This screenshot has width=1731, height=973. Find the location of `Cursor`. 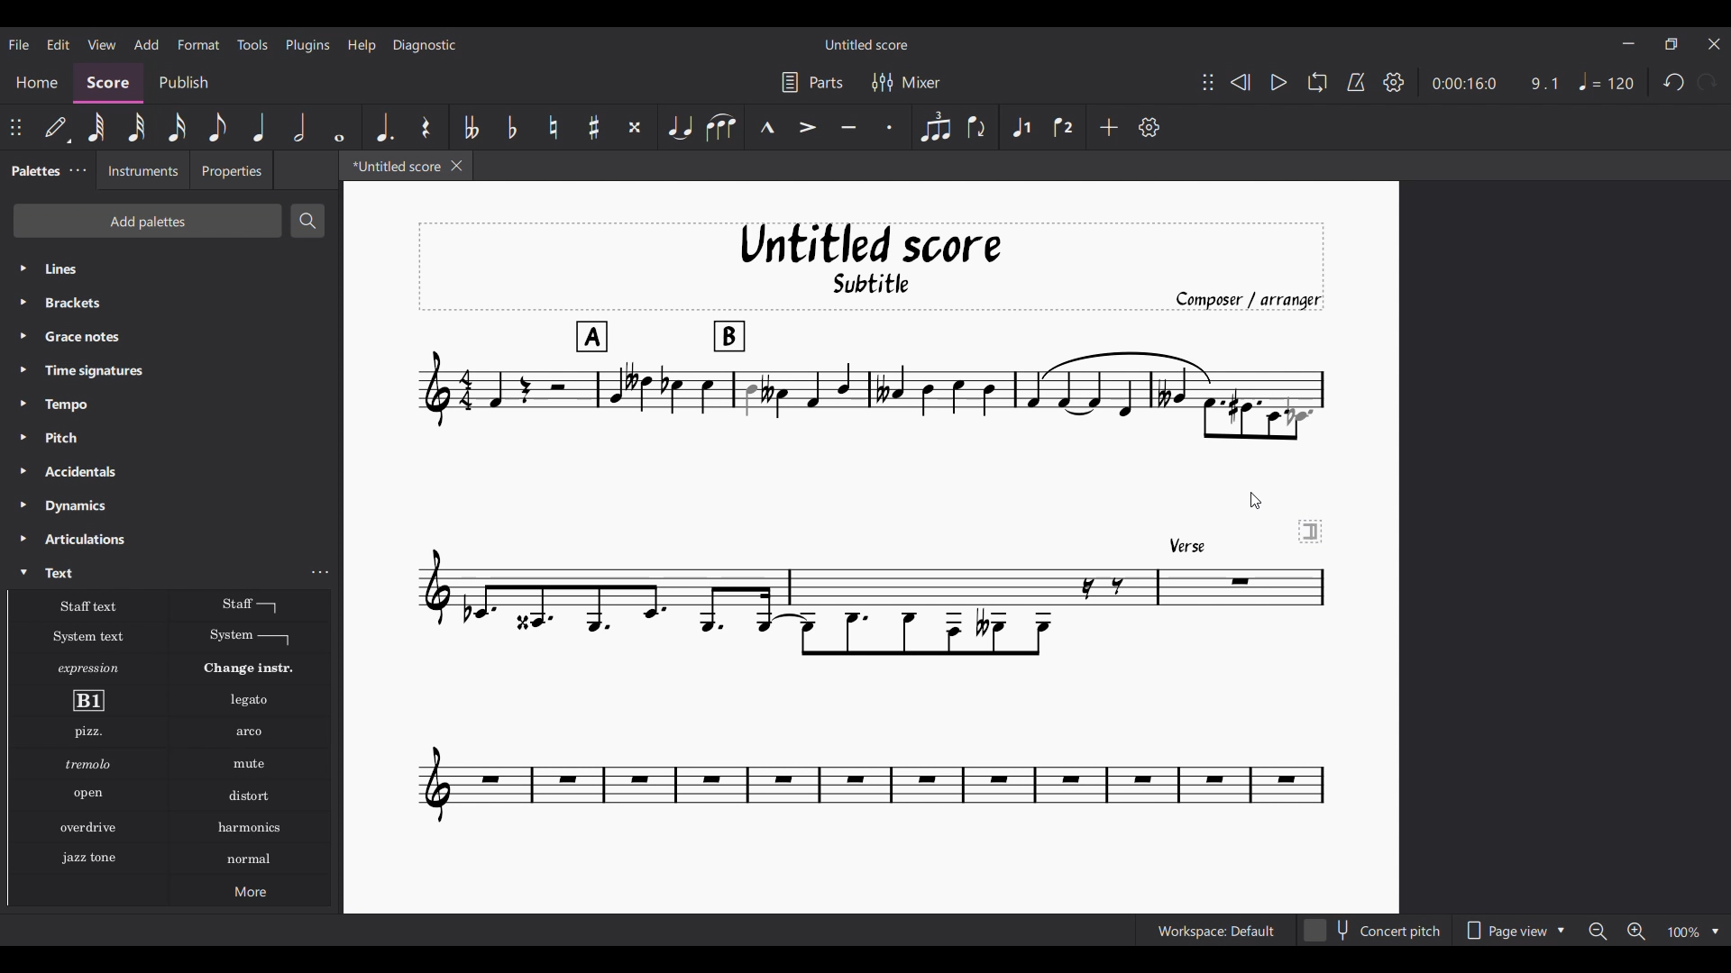

Cursor is located at coordinates (1256, 501).